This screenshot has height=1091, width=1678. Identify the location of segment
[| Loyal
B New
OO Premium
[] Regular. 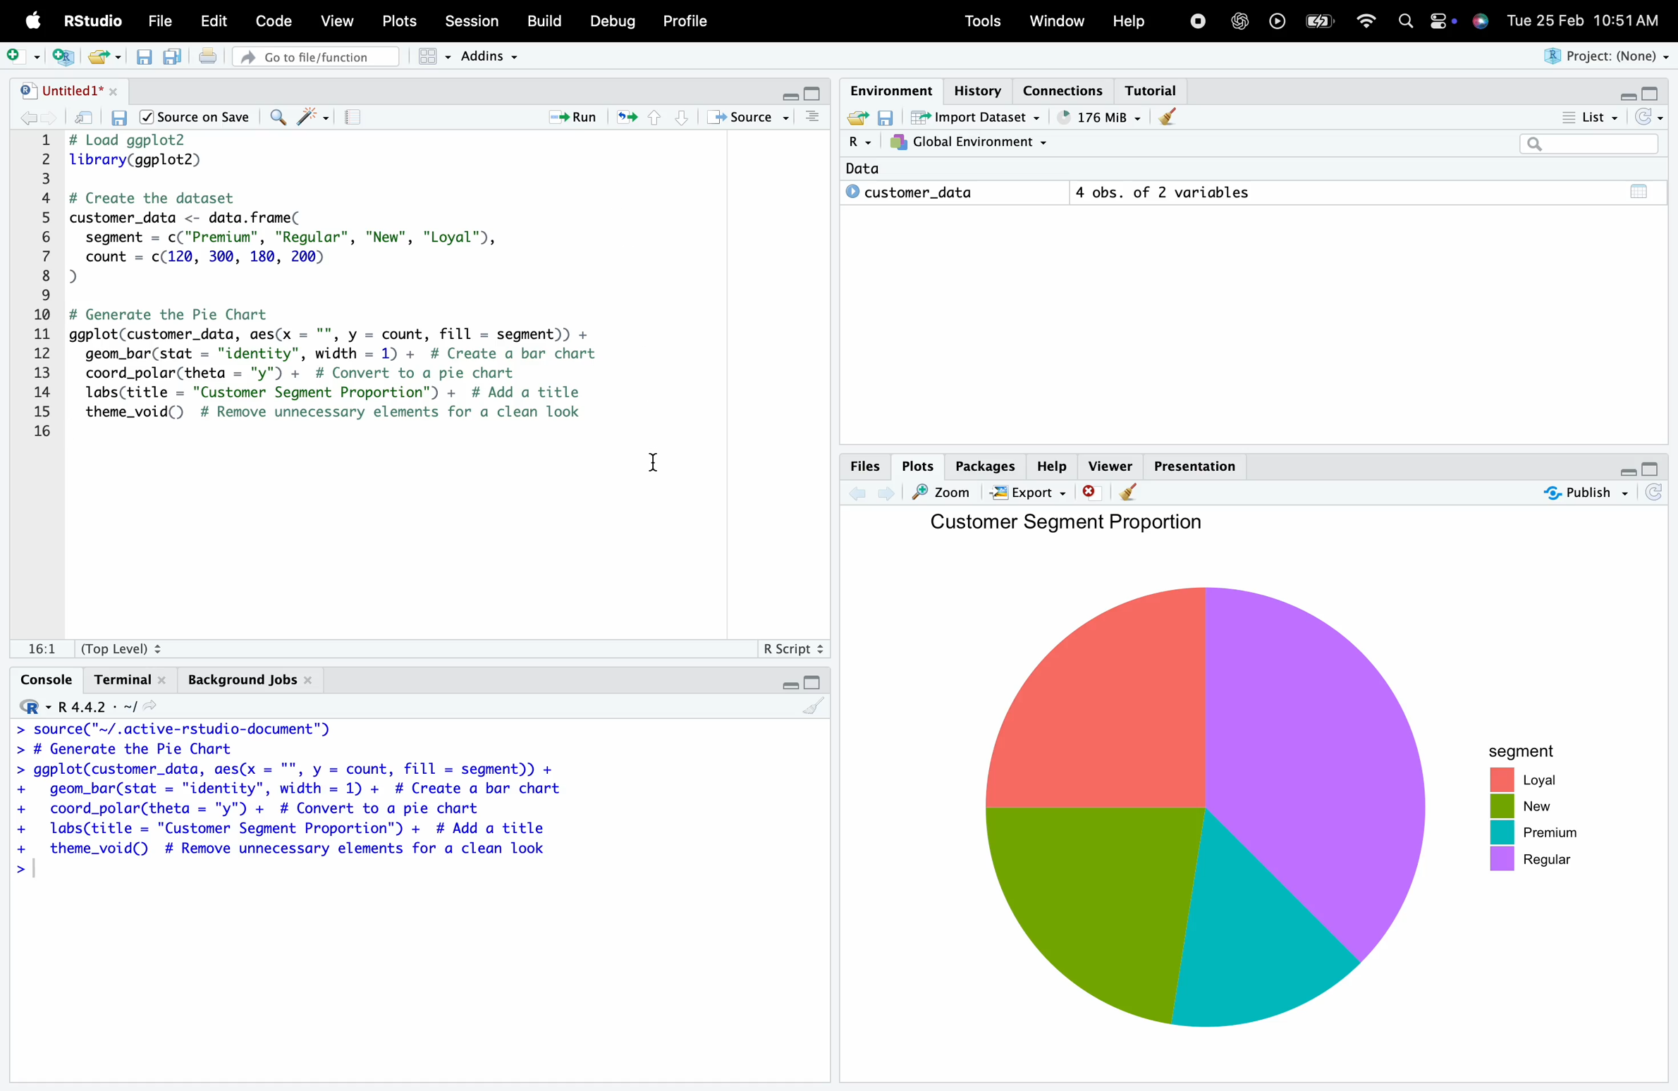
(1529, 813).